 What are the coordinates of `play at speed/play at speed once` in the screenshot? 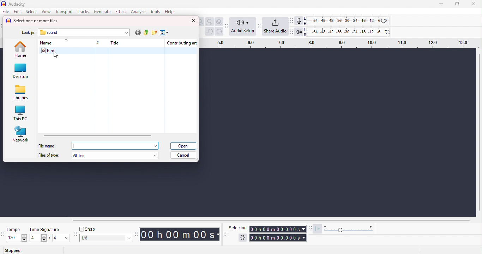 It's located at (319, 229).